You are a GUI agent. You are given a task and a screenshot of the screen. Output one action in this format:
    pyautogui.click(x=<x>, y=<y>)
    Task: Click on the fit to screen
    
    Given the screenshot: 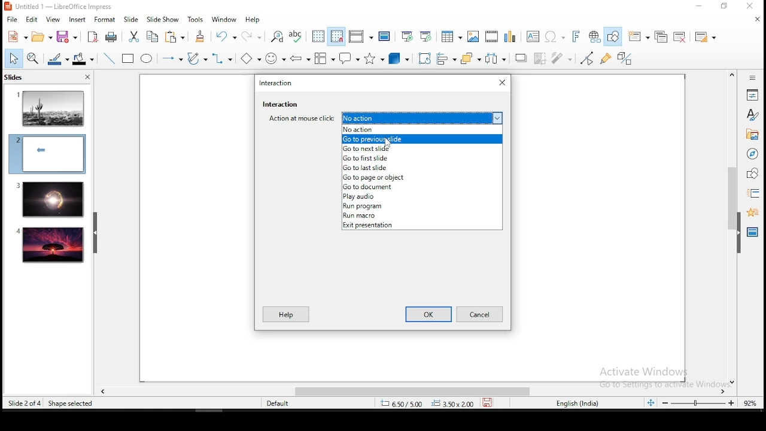 What is the action you would take?
    pyautogui.click(x=651, y=403)
    